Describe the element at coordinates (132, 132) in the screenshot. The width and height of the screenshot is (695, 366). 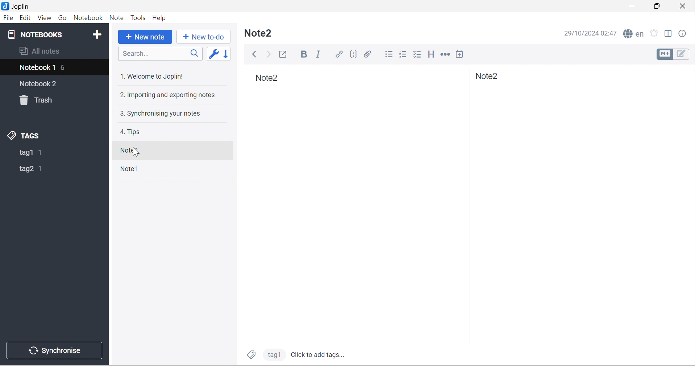
I see `Tips` at that location.